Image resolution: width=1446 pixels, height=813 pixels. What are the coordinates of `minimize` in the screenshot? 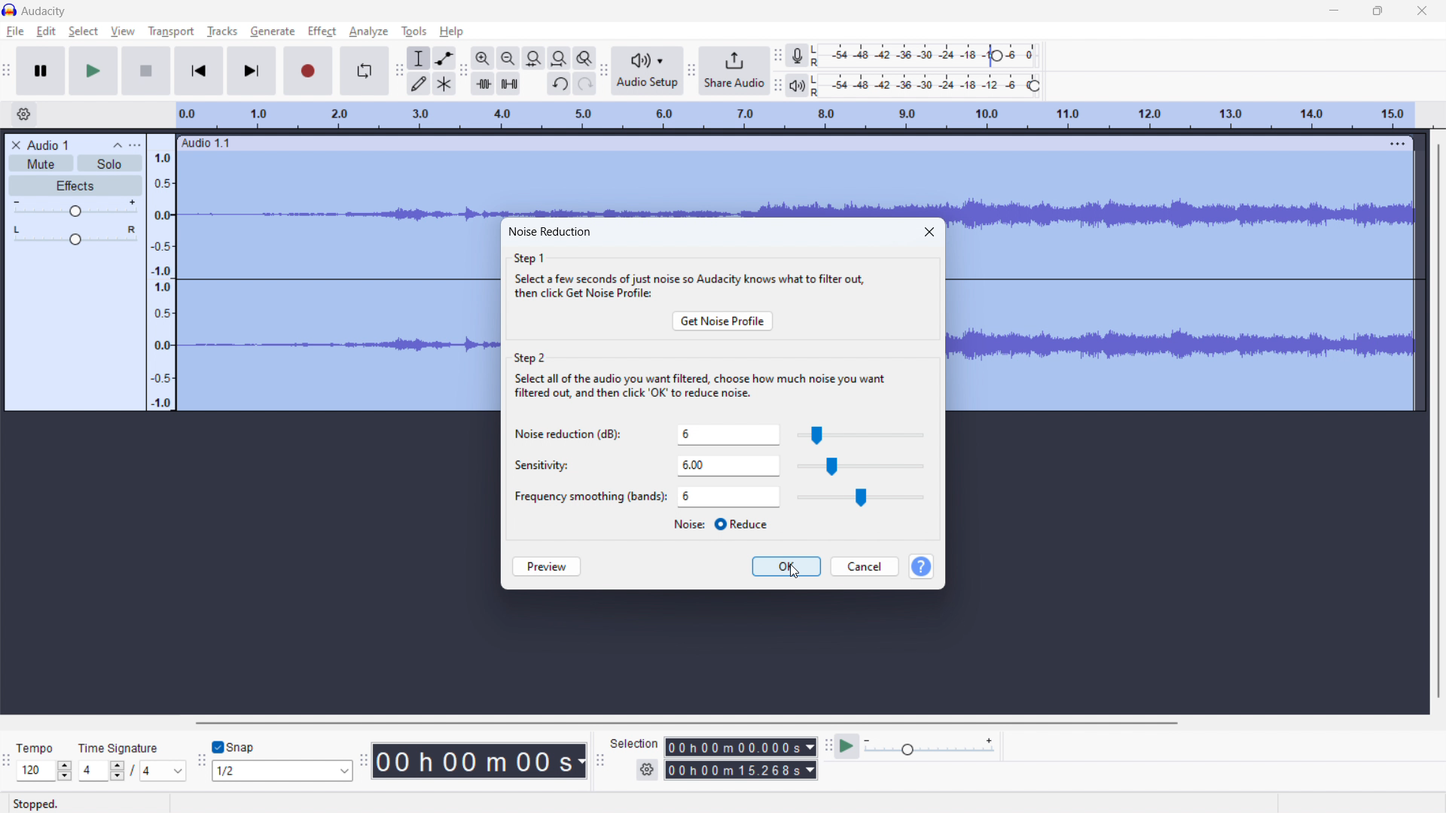 It's located at (1335, 13).